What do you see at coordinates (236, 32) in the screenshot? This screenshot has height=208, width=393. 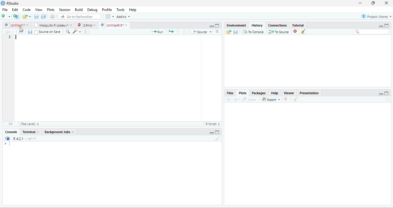 I see `Save history into a file` at bounding box center [236, 32].